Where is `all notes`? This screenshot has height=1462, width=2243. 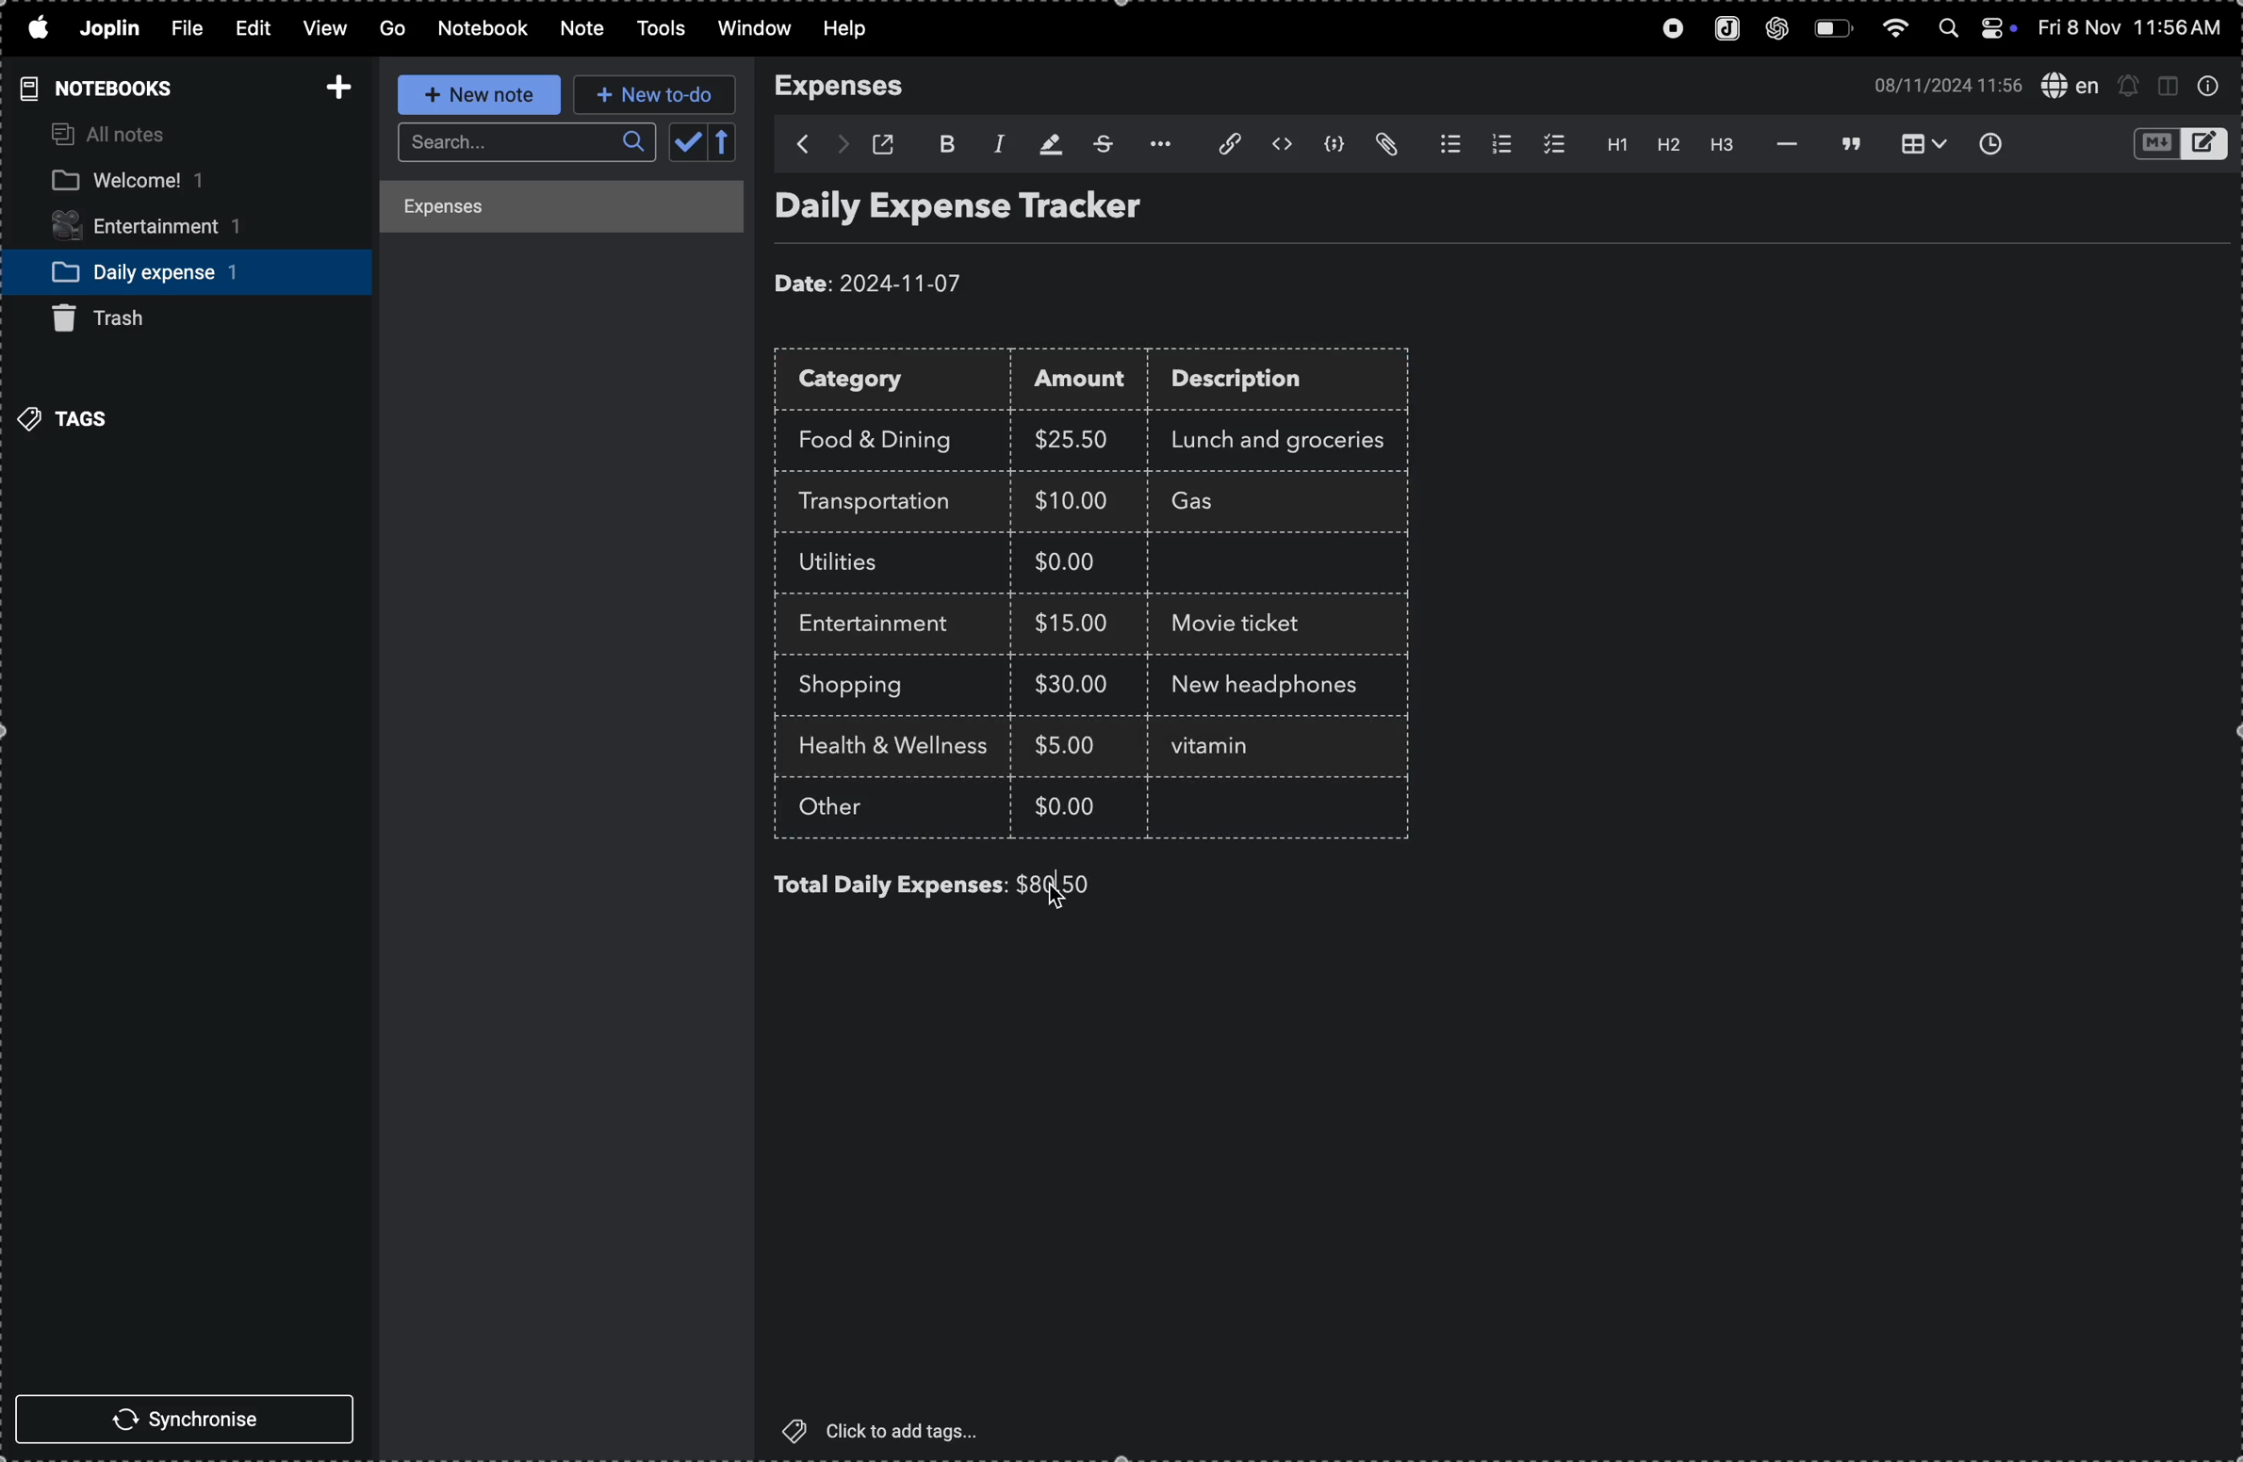 all notes is located at coordinates (113, 136).